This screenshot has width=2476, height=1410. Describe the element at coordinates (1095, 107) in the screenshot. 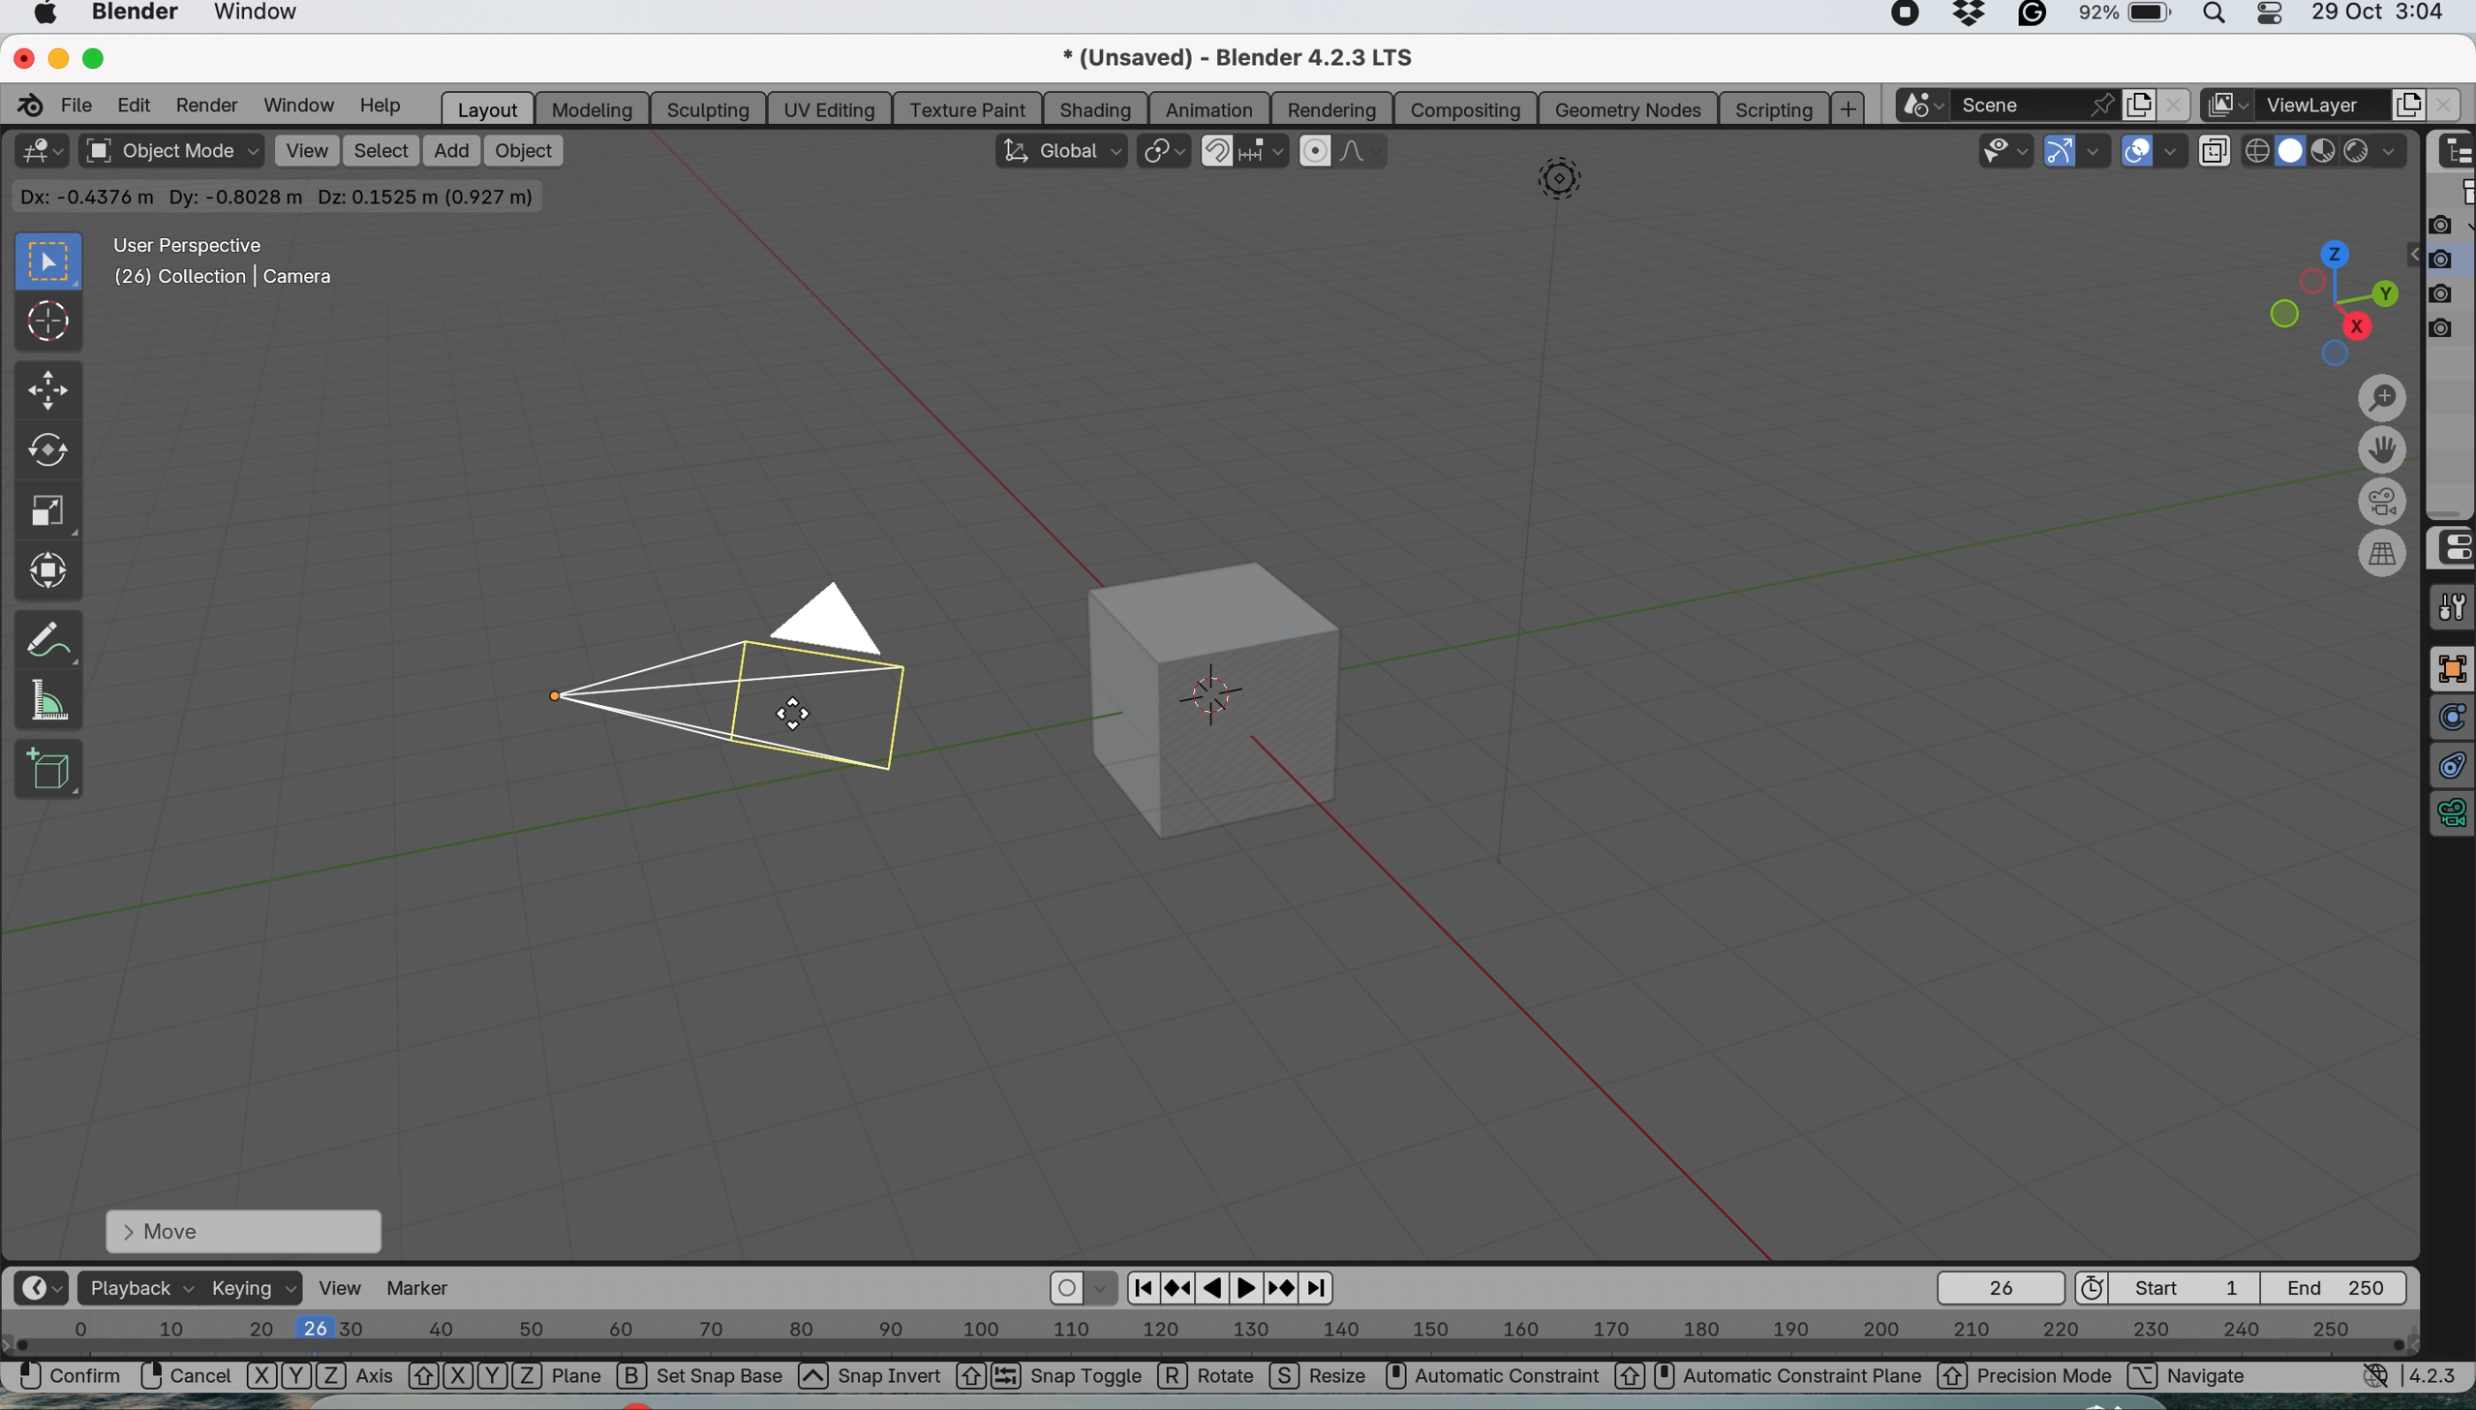

I see `shading` at that location.